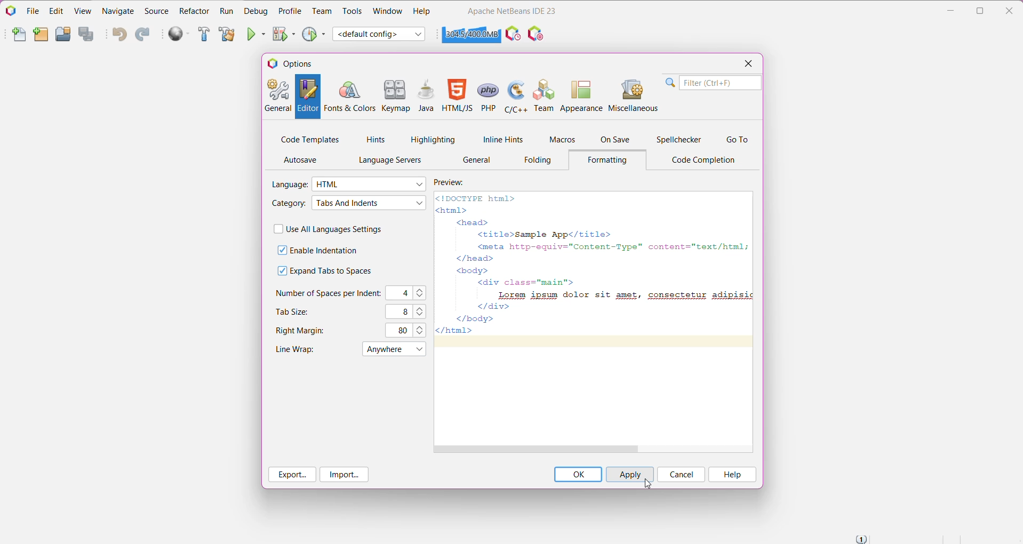 The width and height of the screenshot is (1023, 544). Describe the element at coordinates (180, 34) in the screenshot. I see `Run All` at that location.